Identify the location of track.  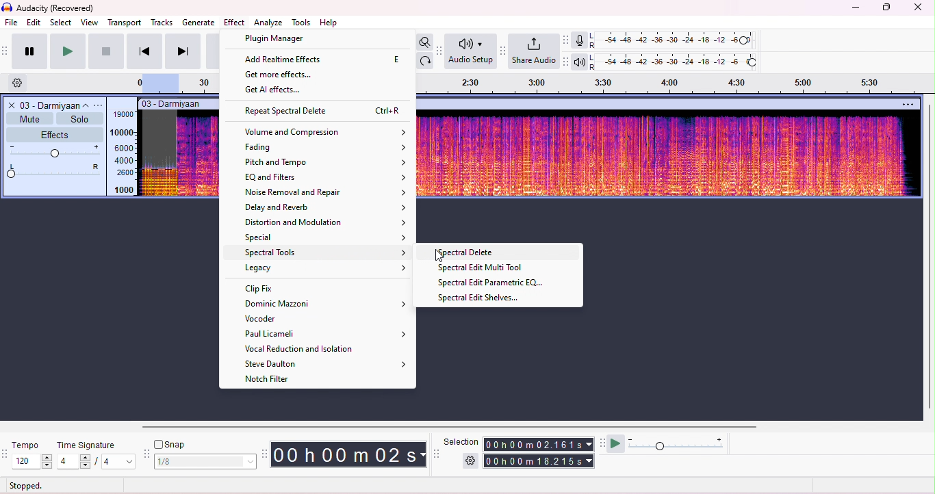
(53, 105).